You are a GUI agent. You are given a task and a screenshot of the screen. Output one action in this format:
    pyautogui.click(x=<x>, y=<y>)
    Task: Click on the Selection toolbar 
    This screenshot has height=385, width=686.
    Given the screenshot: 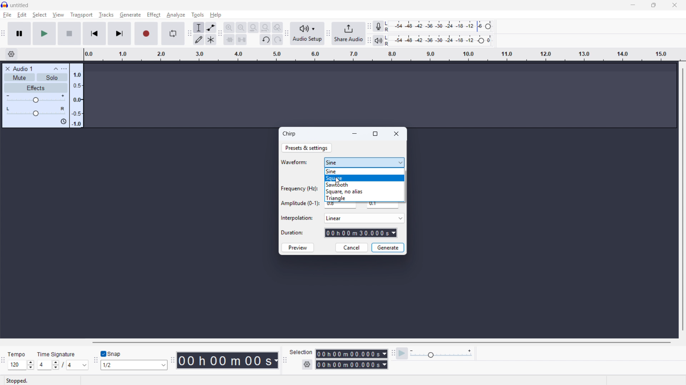 What is the action you would take?
    pyautogui.click(x=284, y=359)
    